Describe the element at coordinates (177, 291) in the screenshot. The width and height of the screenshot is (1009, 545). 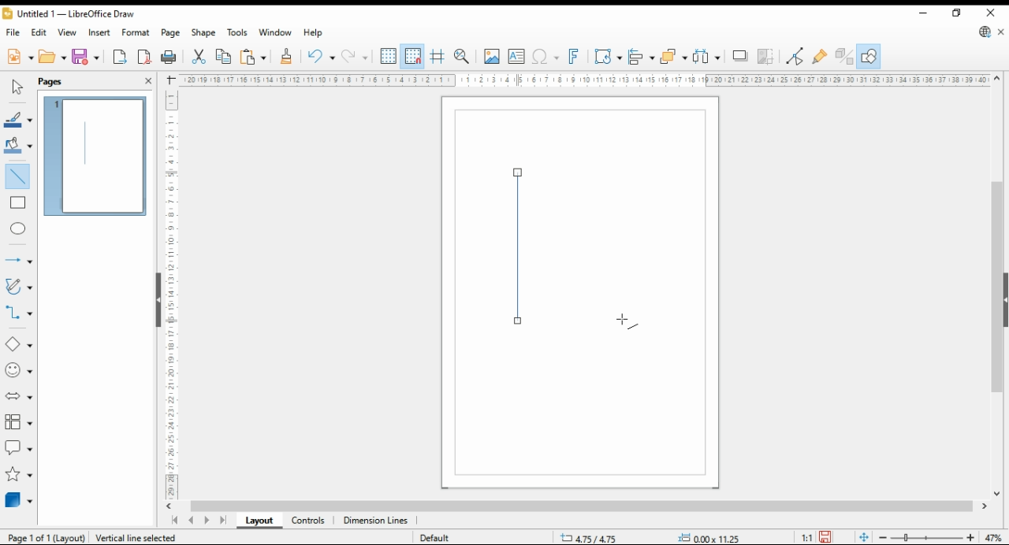
I see `vertical scale` at that location.